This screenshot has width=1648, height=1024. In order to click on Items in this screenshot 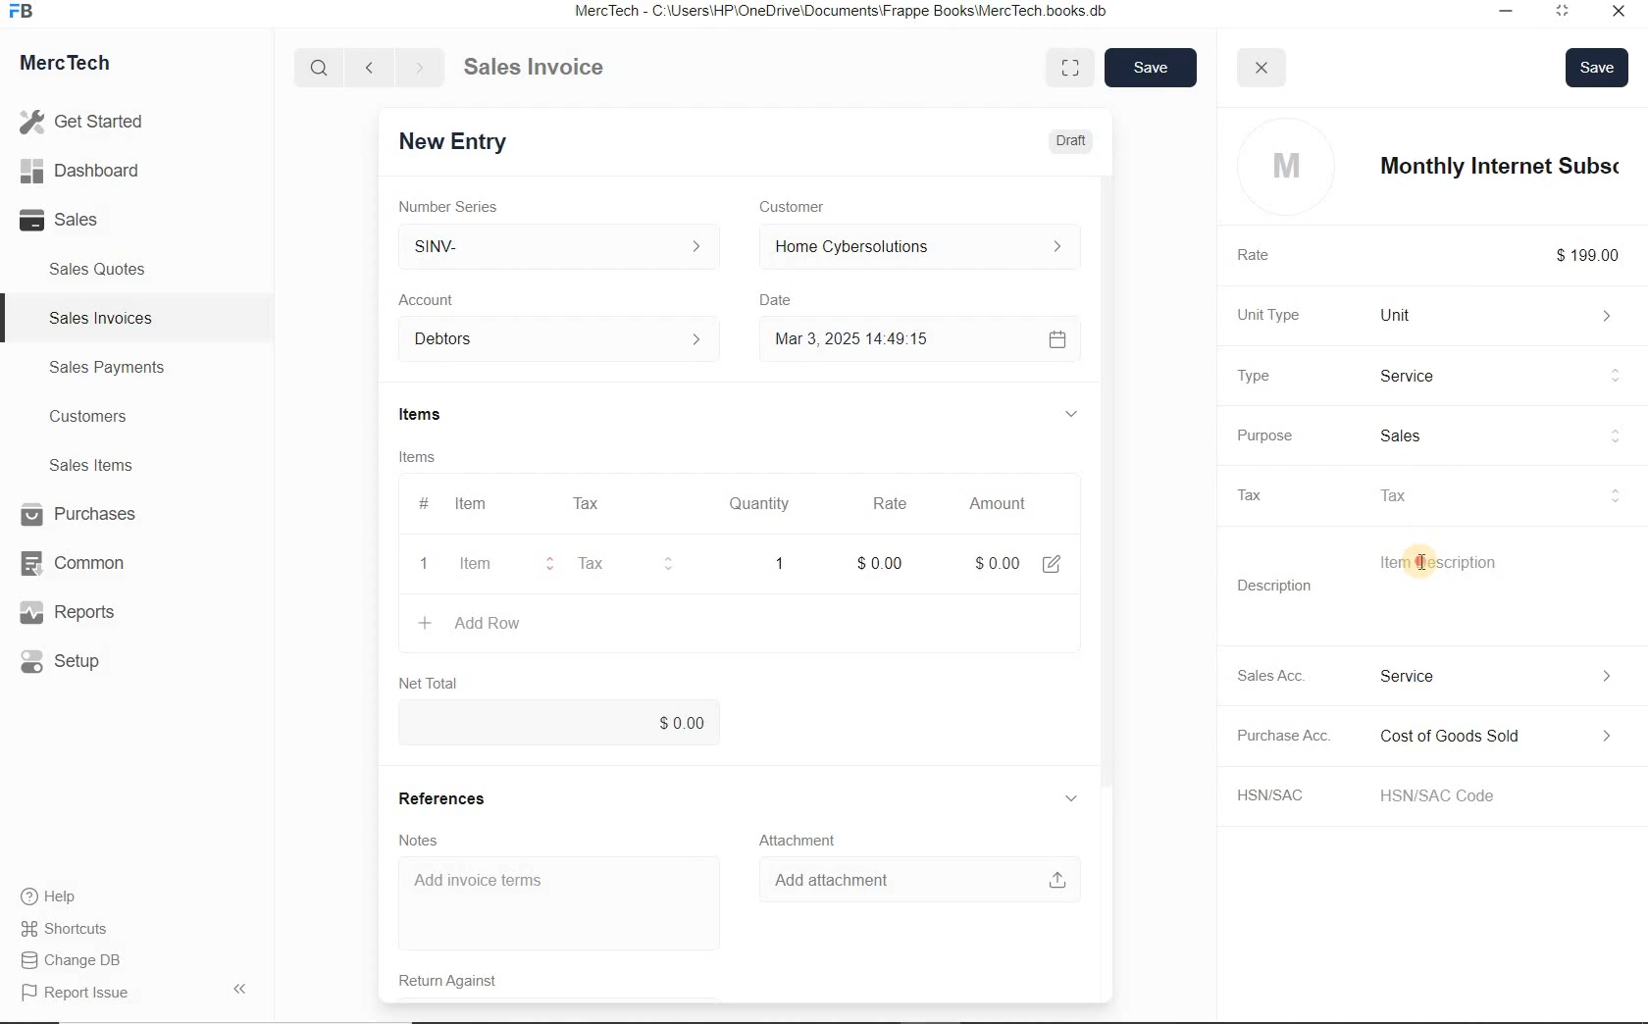, I will do `click(437, 416)`.